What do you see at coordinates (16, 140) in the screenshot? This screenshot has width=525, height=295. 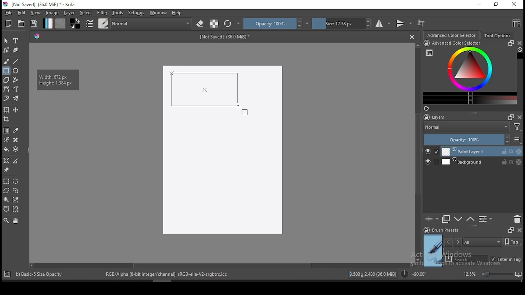 I see `smart patch tool` at bounding box center [16, 140].